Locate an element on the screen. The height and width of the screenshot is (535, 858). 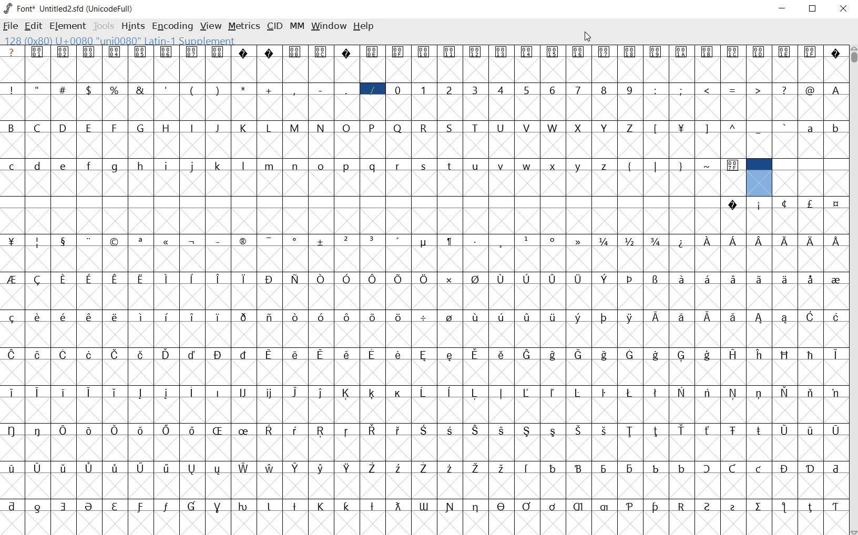
J is located at coordinates (218, 128).